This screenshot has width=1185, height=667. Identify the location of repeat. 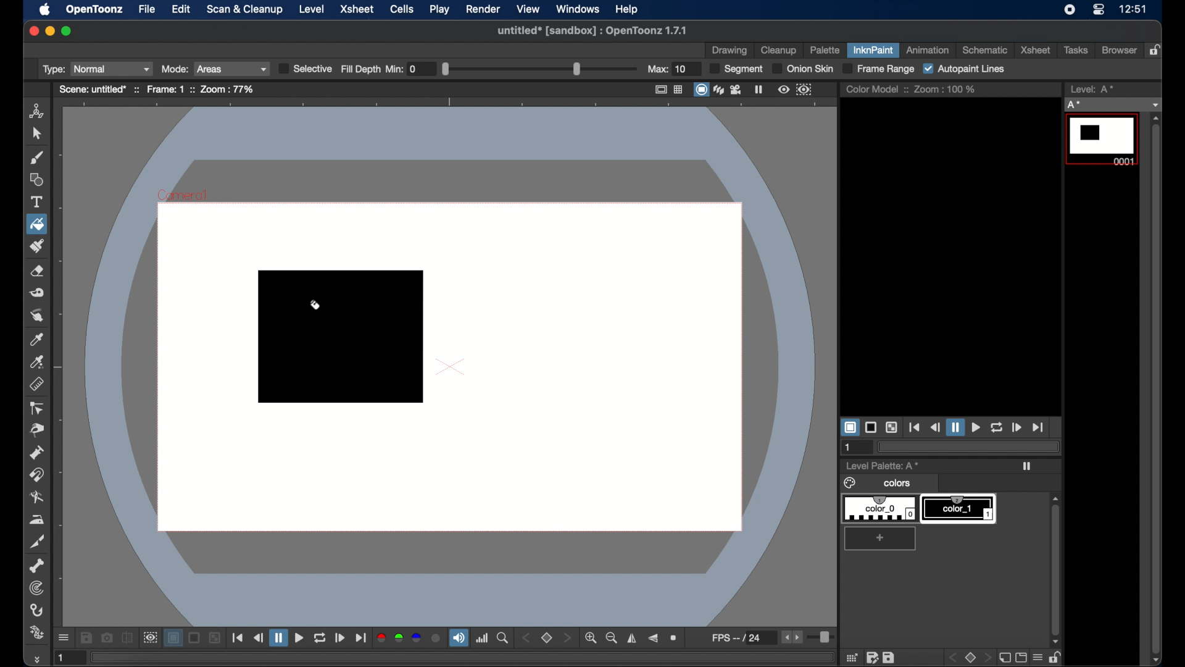
(319, 639).